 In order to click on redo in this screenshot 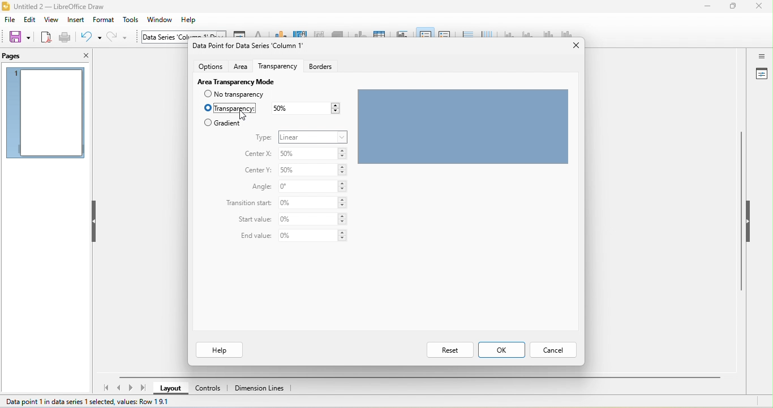, I will do `click(119, 37)`.